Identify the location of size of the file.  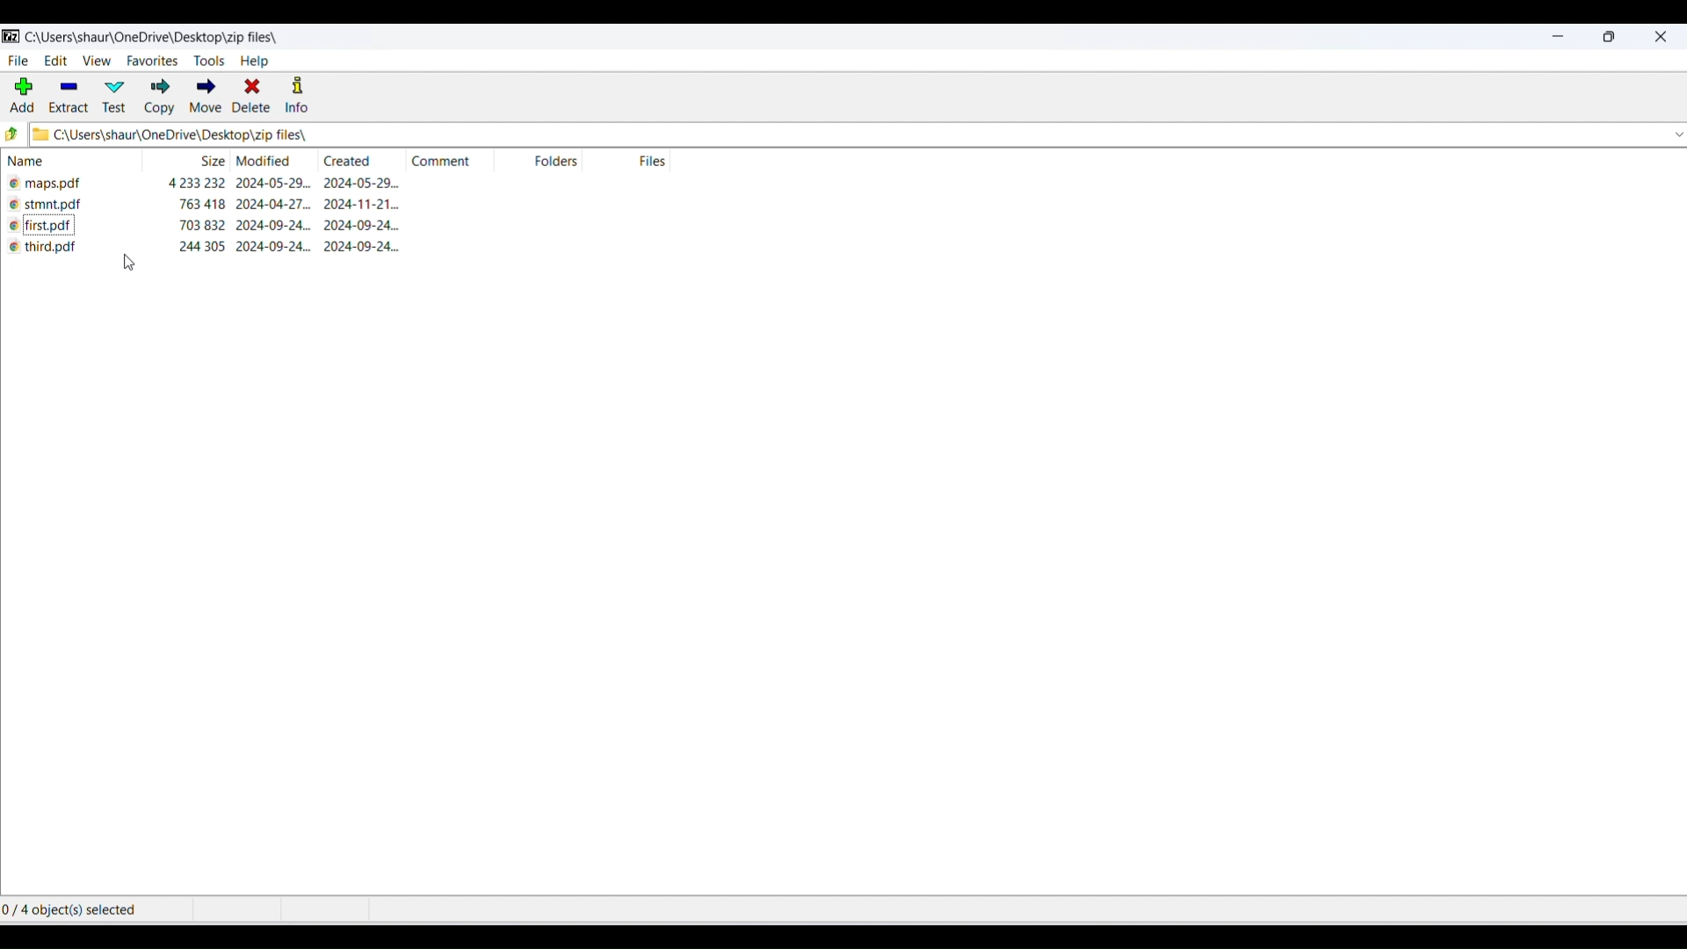
(201, 203).